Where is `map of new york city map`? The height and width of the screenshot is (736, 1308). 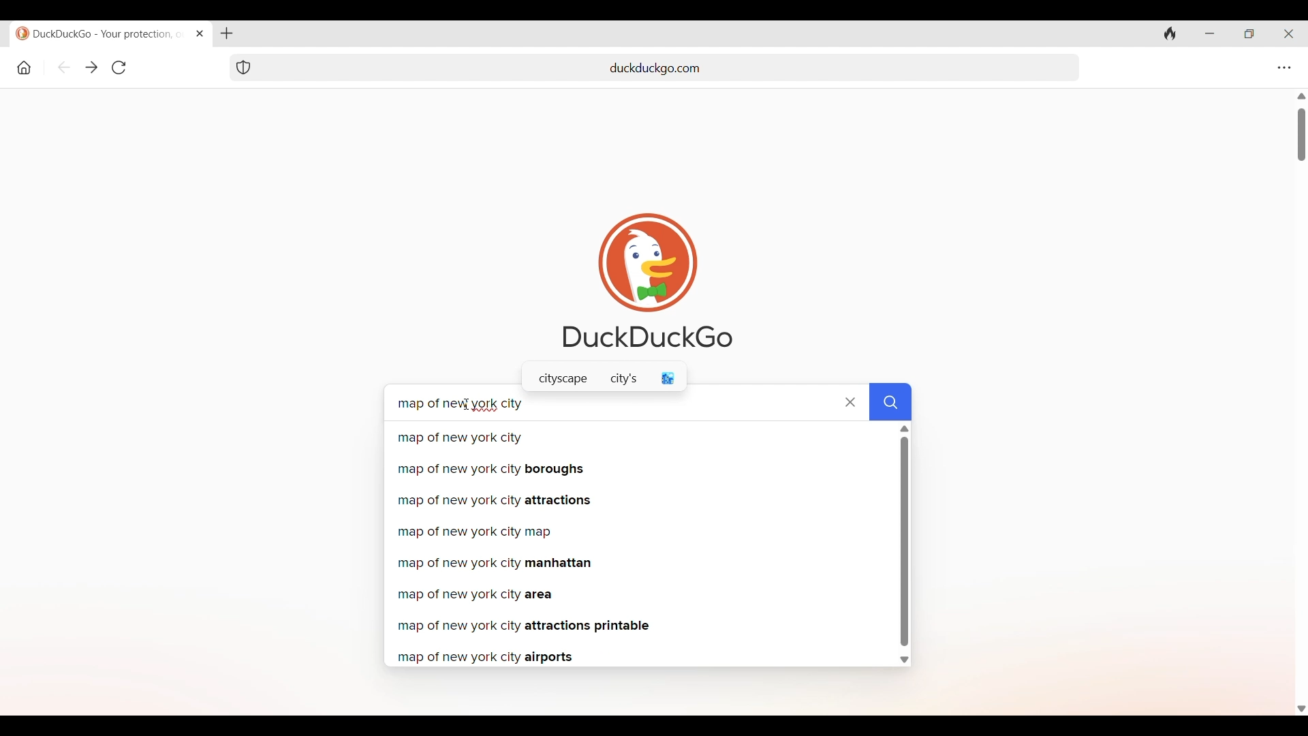 map of new york city map is located at coordinates (640, 533).